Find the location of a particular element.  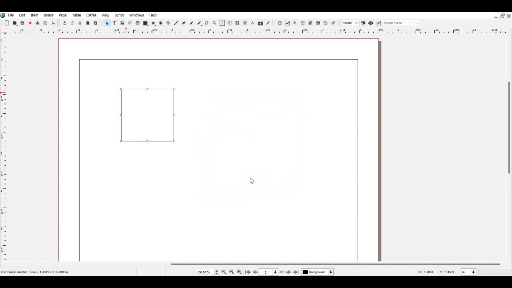

Select Current Page is located at coordinates (207, 272).